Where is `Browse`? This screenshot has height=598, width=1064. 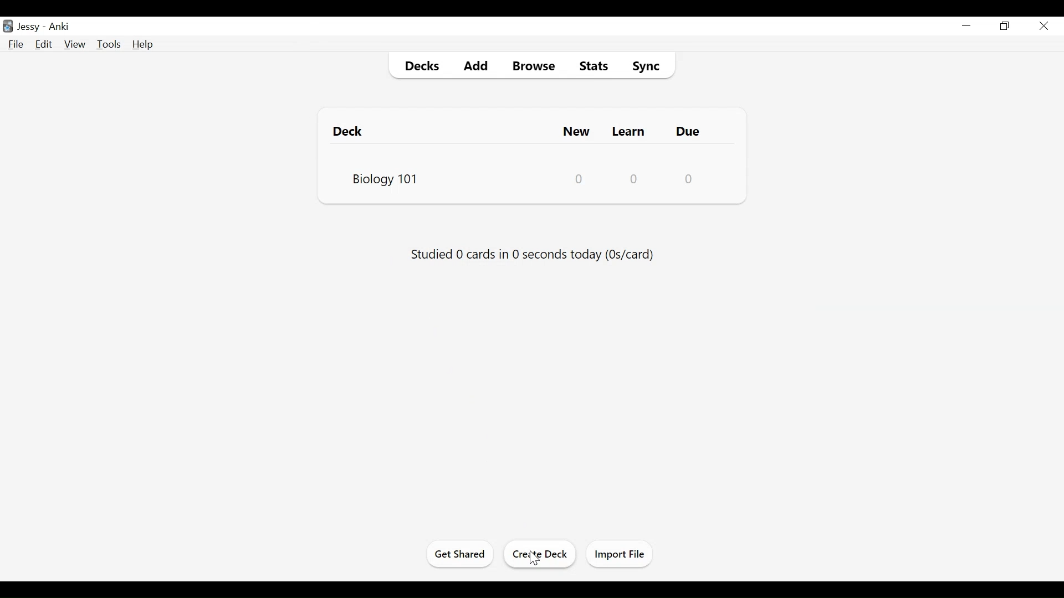
Browse is located at coordinates (531, 64).